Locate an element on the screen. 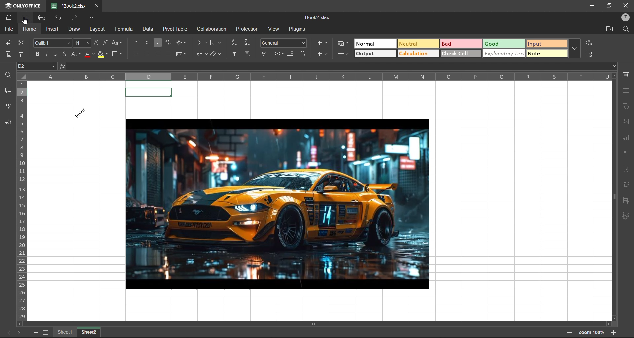 This screenshot has height=338, width=634. profile is located at coordinates (626, 18).